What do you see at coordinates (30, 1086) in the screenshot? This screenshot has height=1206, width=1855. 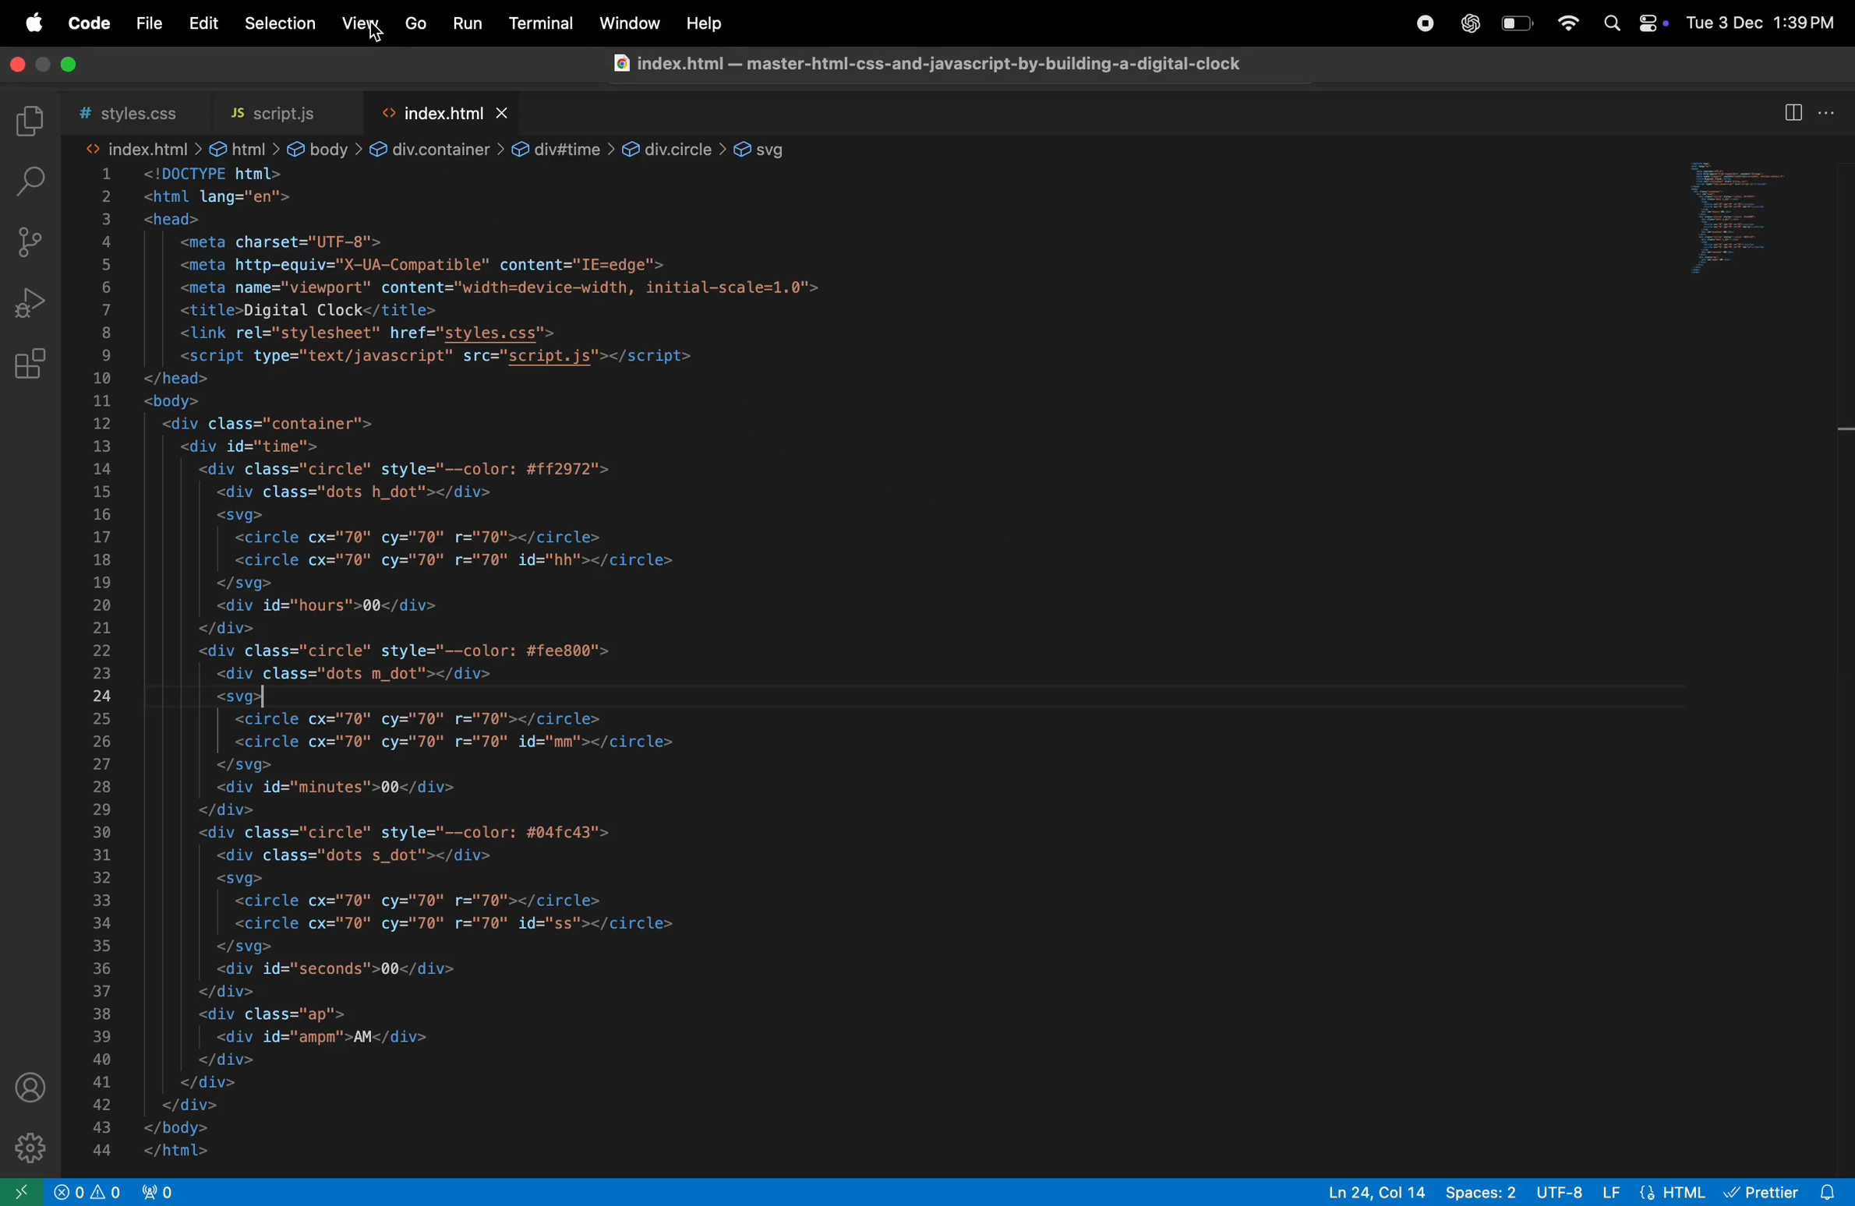 I see `profile` at bounding box center [30, 1086].